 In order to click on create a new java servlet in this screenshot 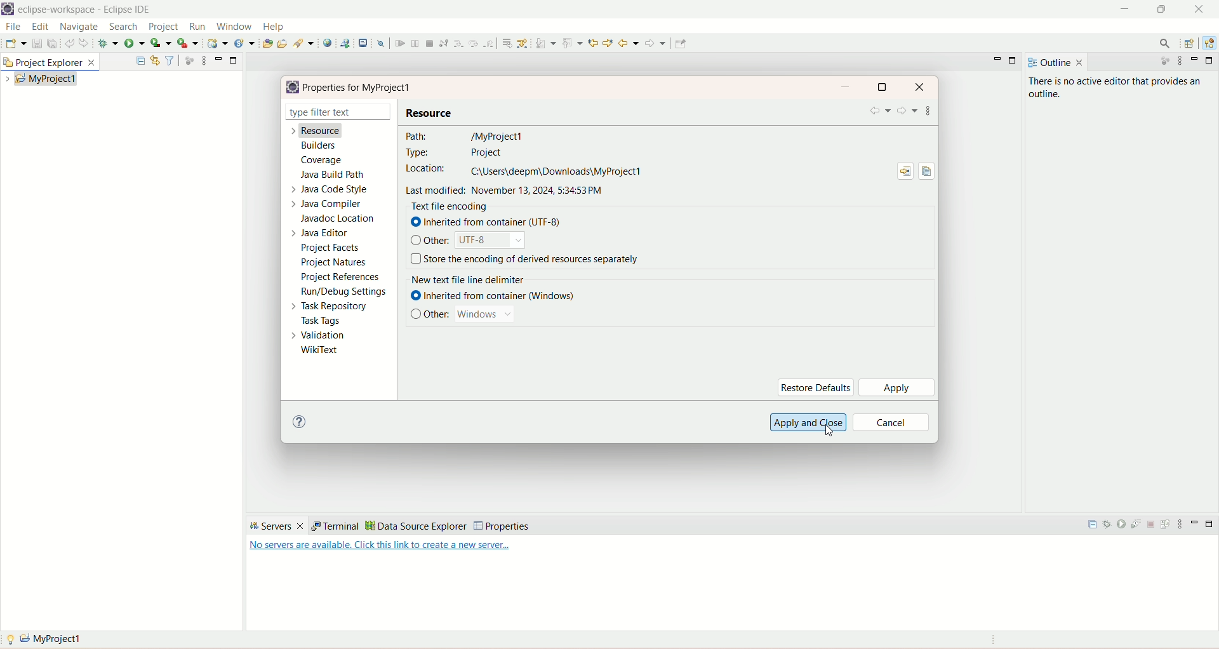, I will do `click(244, 43)`.